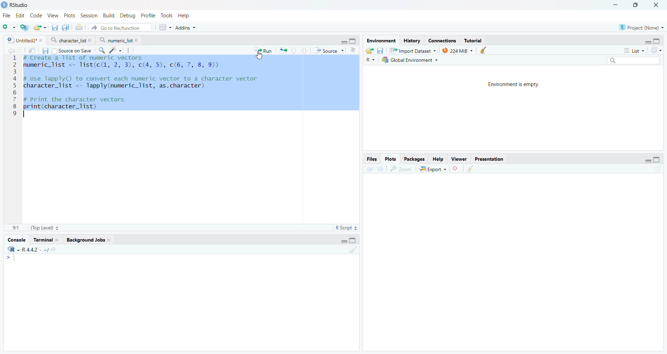 This screenshot has height=354, width=667. I want to click on Tutorial, so click(473, 41).